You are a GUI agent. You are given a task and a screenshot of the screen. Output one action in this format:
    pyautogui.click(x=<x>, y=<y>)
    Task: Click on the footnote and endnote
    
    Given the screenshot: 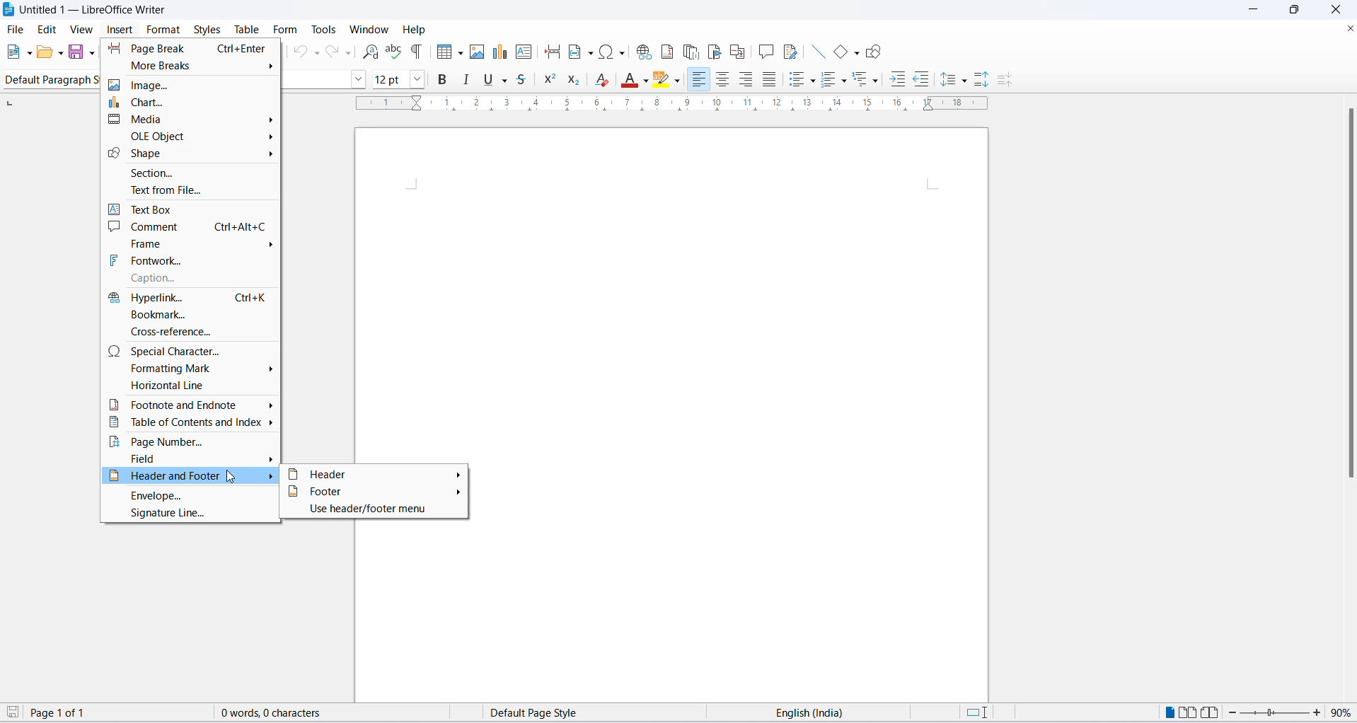 What is the action you would take?
    pyautogui.click(x=191, y=404)
    